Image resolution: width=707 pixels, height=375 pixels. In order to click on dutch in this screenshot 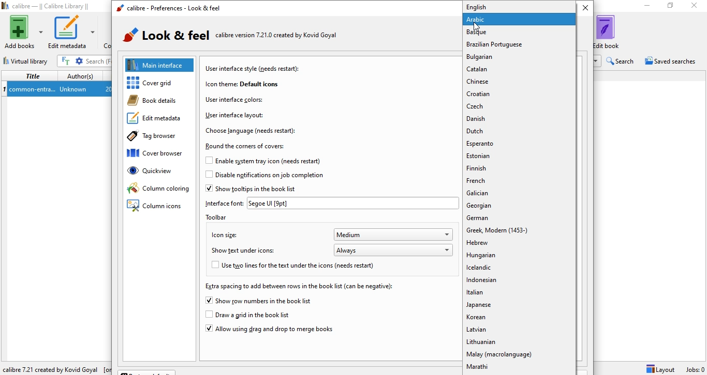, I will do `click(520, 131)`.